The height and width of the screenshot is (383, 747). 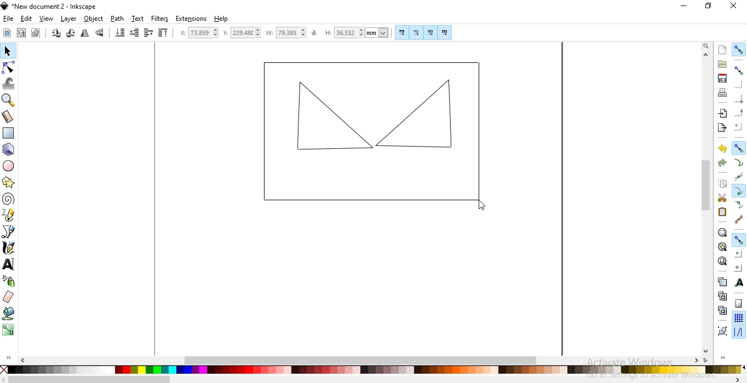 I want to click on snap bounding box corners, so click(x=739, y=98).